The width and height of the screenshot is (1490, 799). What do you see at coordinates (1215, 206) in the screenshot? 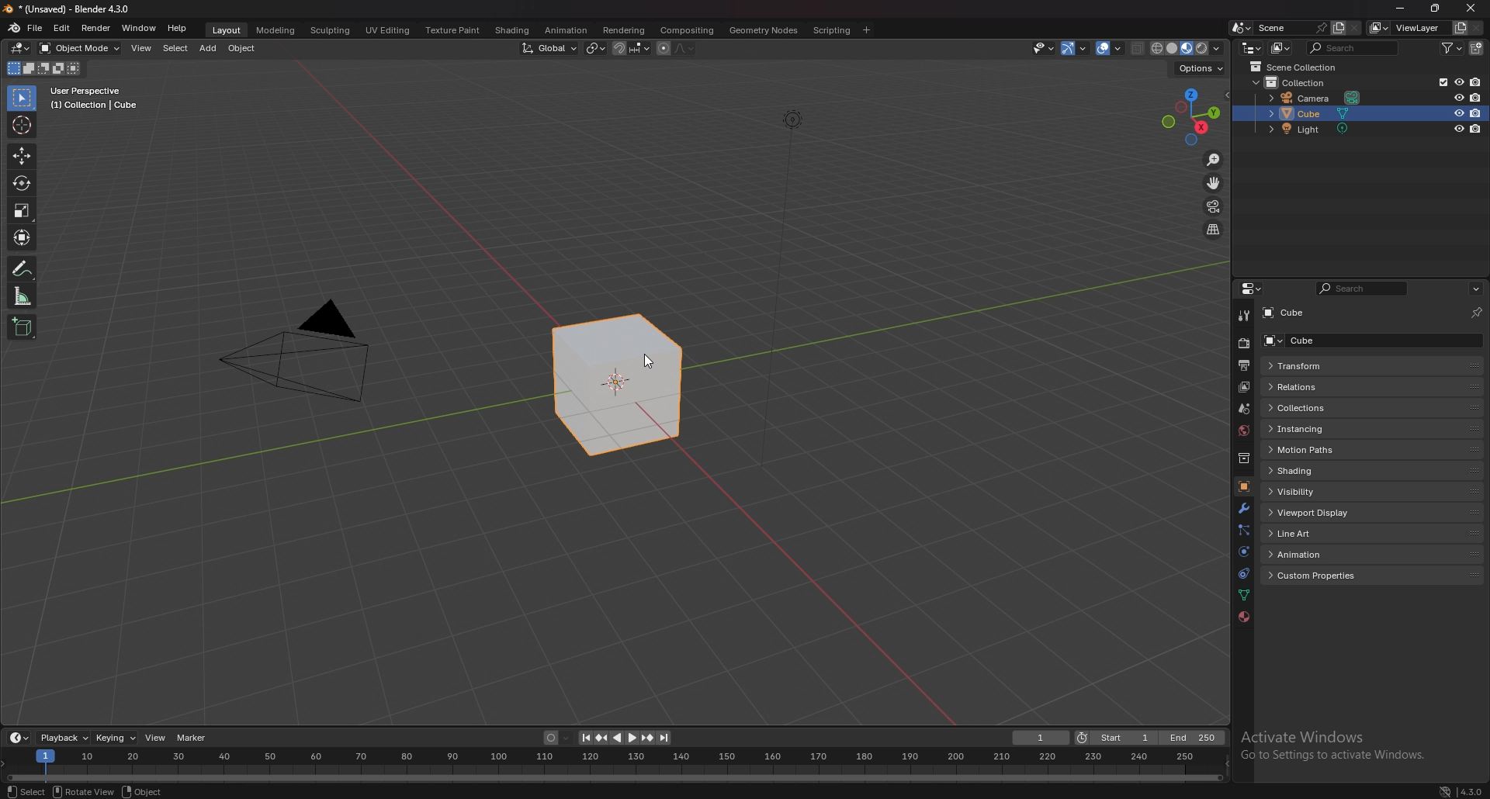
I see `camera view` at bounding box center [1215, 206].